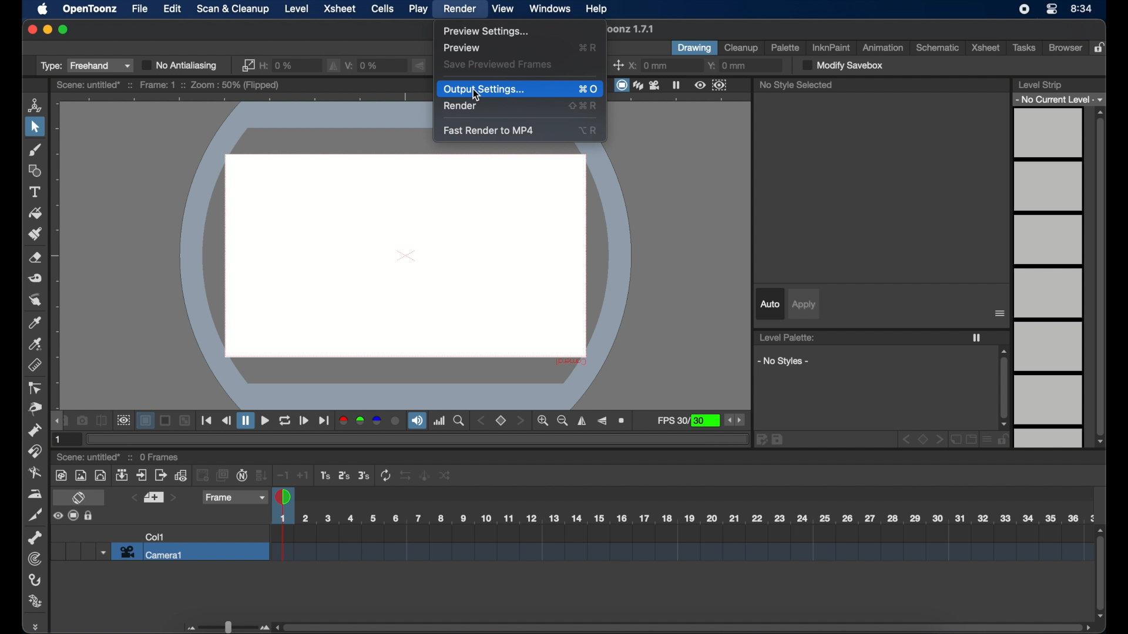 The height and width of the screenshot is (634, 1128). What do you see at coordinates (550, 9) in the screenshot?
I see `windows` at bounding box center [550, 9].